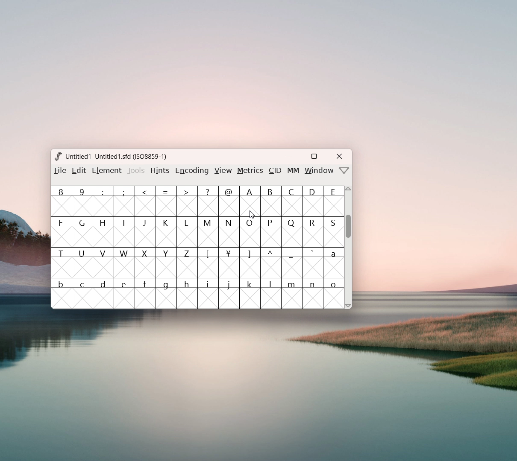 This screenshot has width=517, height=461. I want to click on m, so click(292, 293).